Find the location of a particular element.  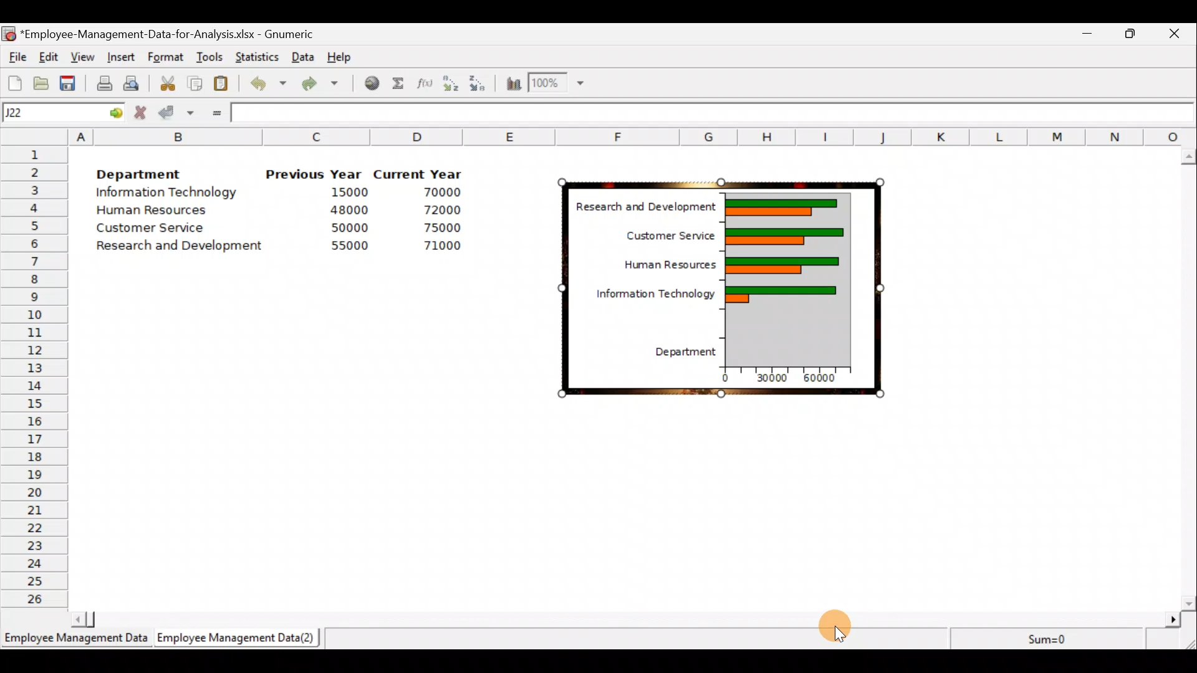

Tools is located at coordinates (209, 55).